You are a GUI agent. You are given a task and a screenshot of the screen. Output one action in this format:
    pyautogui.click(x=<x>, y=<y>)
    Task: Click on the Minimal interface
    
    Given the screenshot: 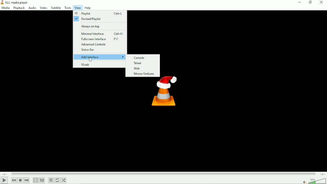 What is the action you would take?
    pyautogui.click(x=100, y=33)
    